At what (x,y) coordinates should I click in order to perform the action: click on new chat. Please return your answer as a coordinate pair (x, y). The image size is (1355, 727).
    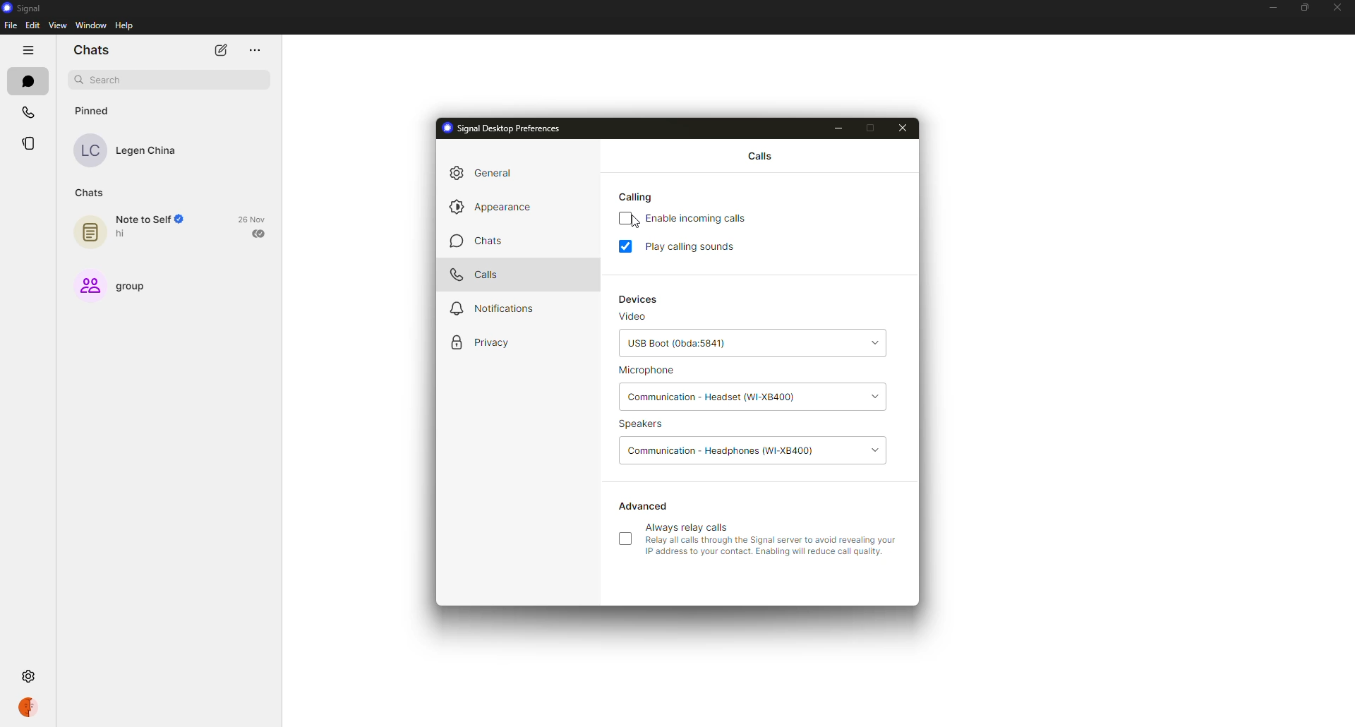
    Looking at the image, I should click on (221, 50).